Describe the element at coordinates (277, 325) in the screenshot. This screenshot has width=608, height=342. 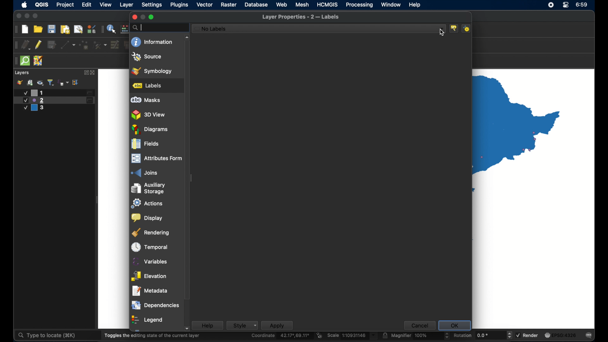
I see `apply` at that location.